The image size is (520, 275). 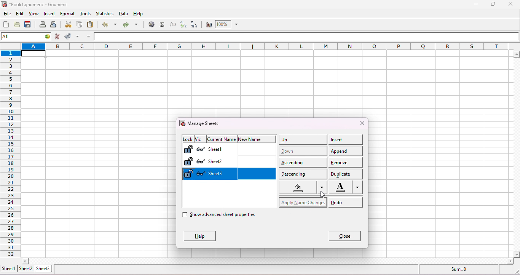 What do you see at coordinates (513, 3) in the screenshot?
I see `close` at bounding box center [513, 3].